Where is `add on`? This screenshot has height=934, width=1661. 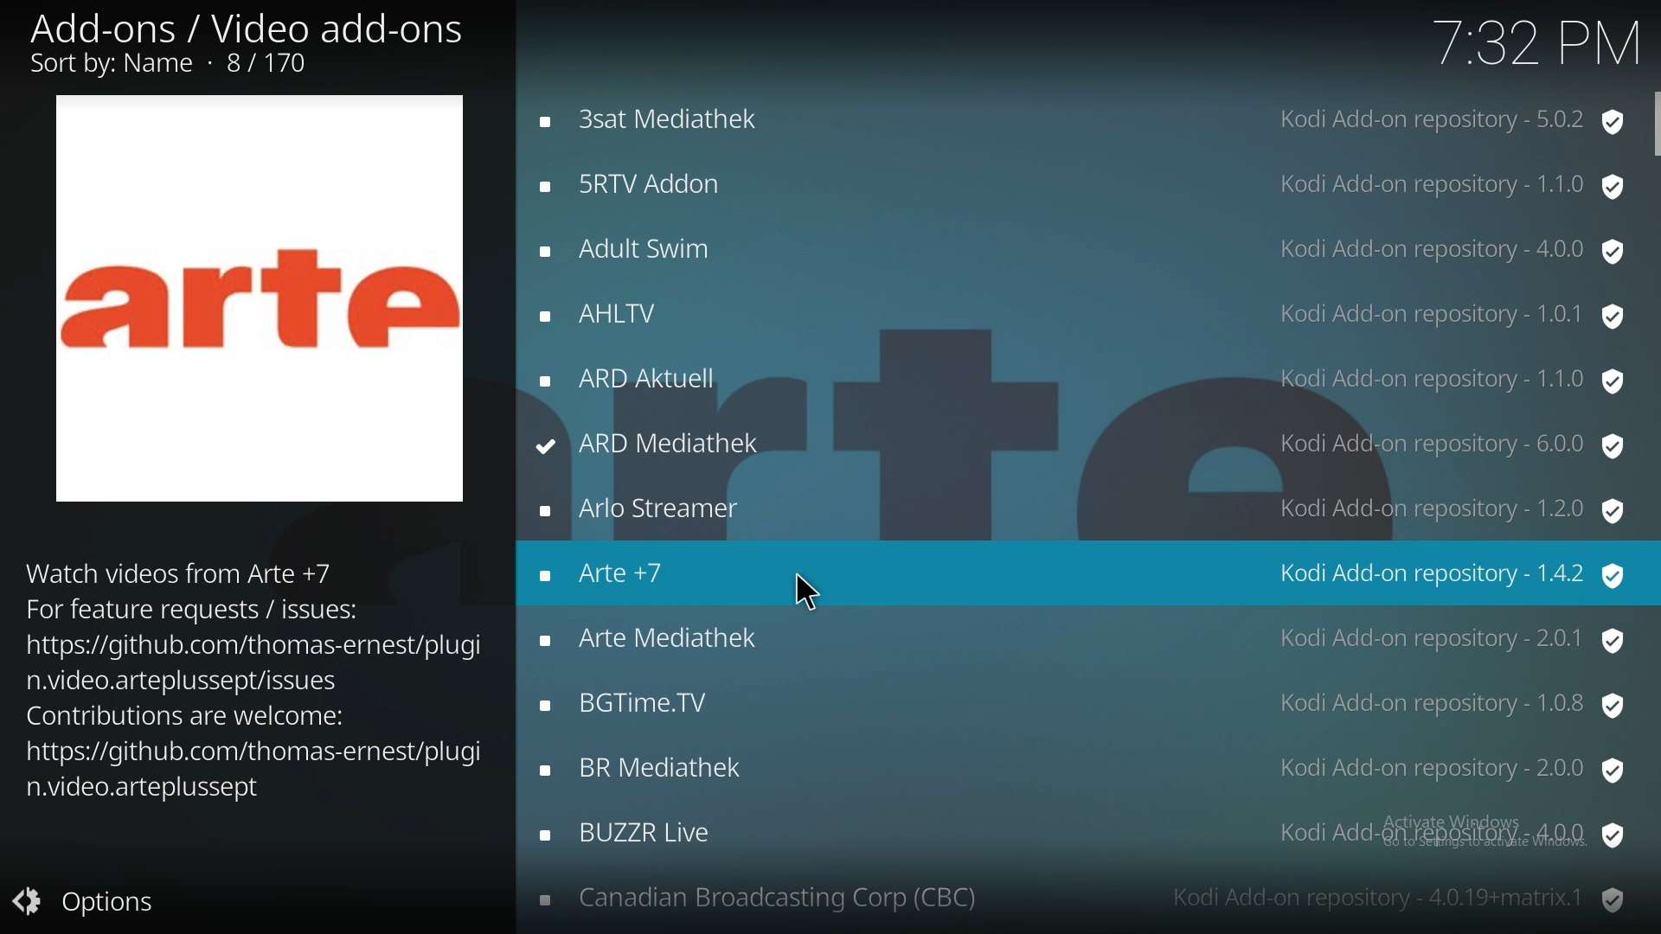
add on is located at coordinates (1081, 507).